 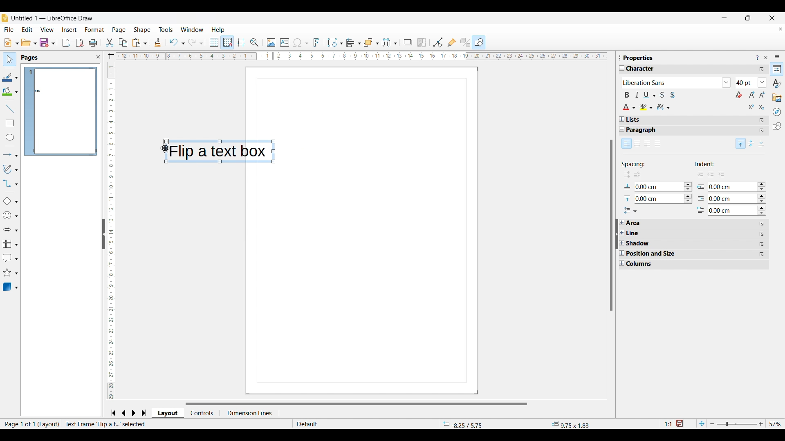 I want to click on Collapse, so click(x=622, y=129).